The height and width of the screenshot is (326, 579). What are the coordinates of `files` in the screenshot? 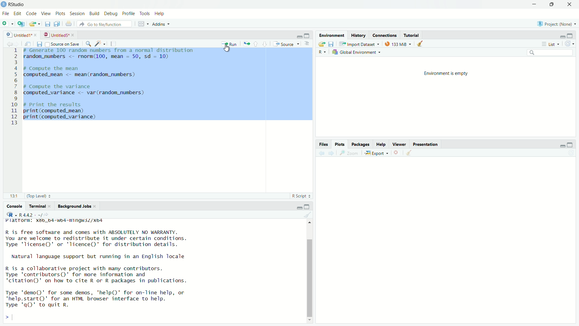 It's located at (323, 144).